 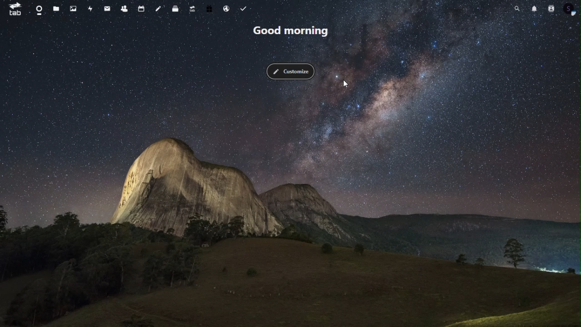 What do you see at coordinates (174, 10) in the screenshot?
I see `deck` at bounding box center [174, 10].